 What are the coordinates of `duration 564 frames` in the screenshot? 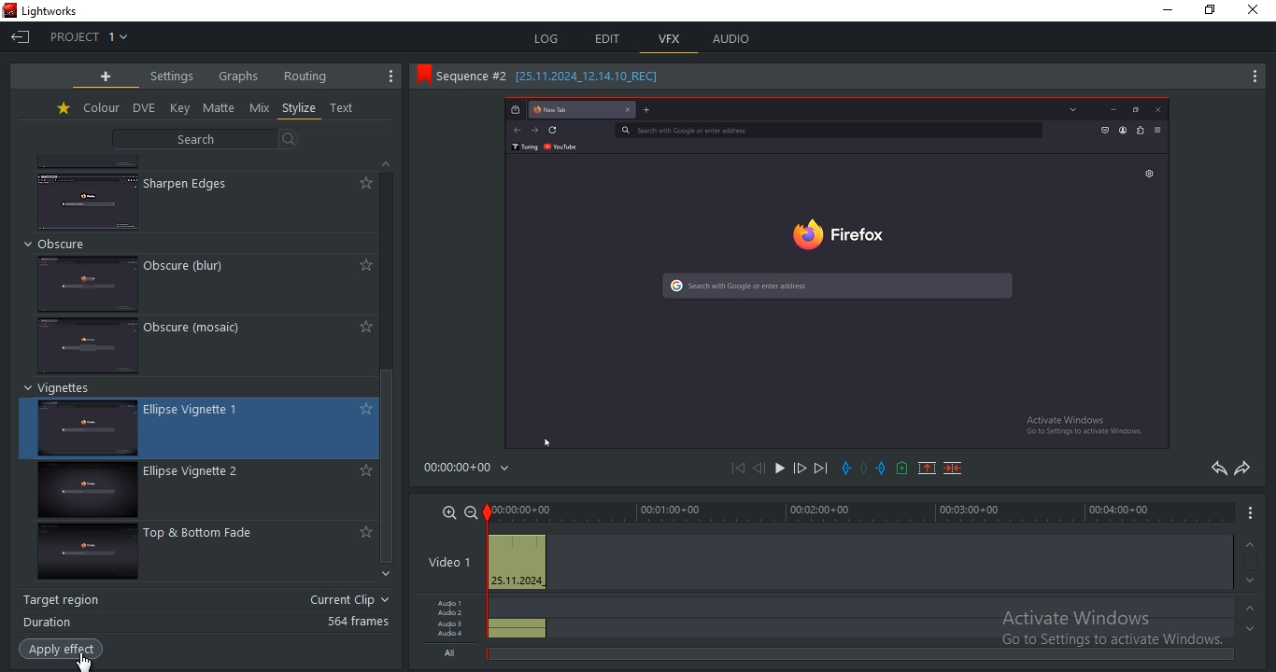 It's located at (205, 623).